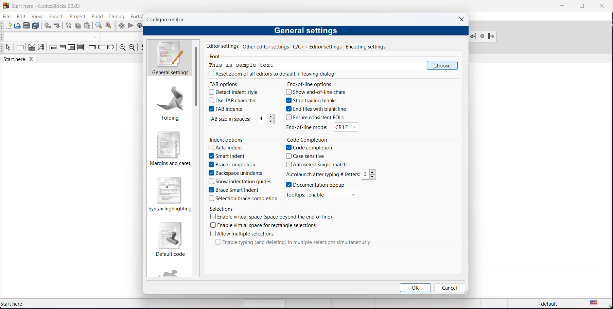 This screenshot has width=613, height=309. What do you see at coordinates (319, 46) in the screenshot?
I see `c and cpp editor settings` at bounding box center [319, 46].